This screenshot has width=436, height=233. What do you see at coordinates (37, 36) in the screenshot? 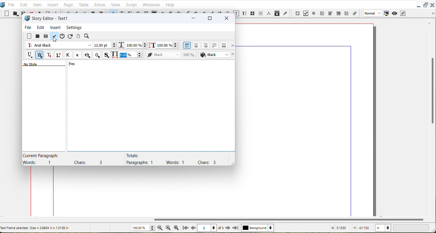
I see `Load from file` at bounding box center [37, 36].